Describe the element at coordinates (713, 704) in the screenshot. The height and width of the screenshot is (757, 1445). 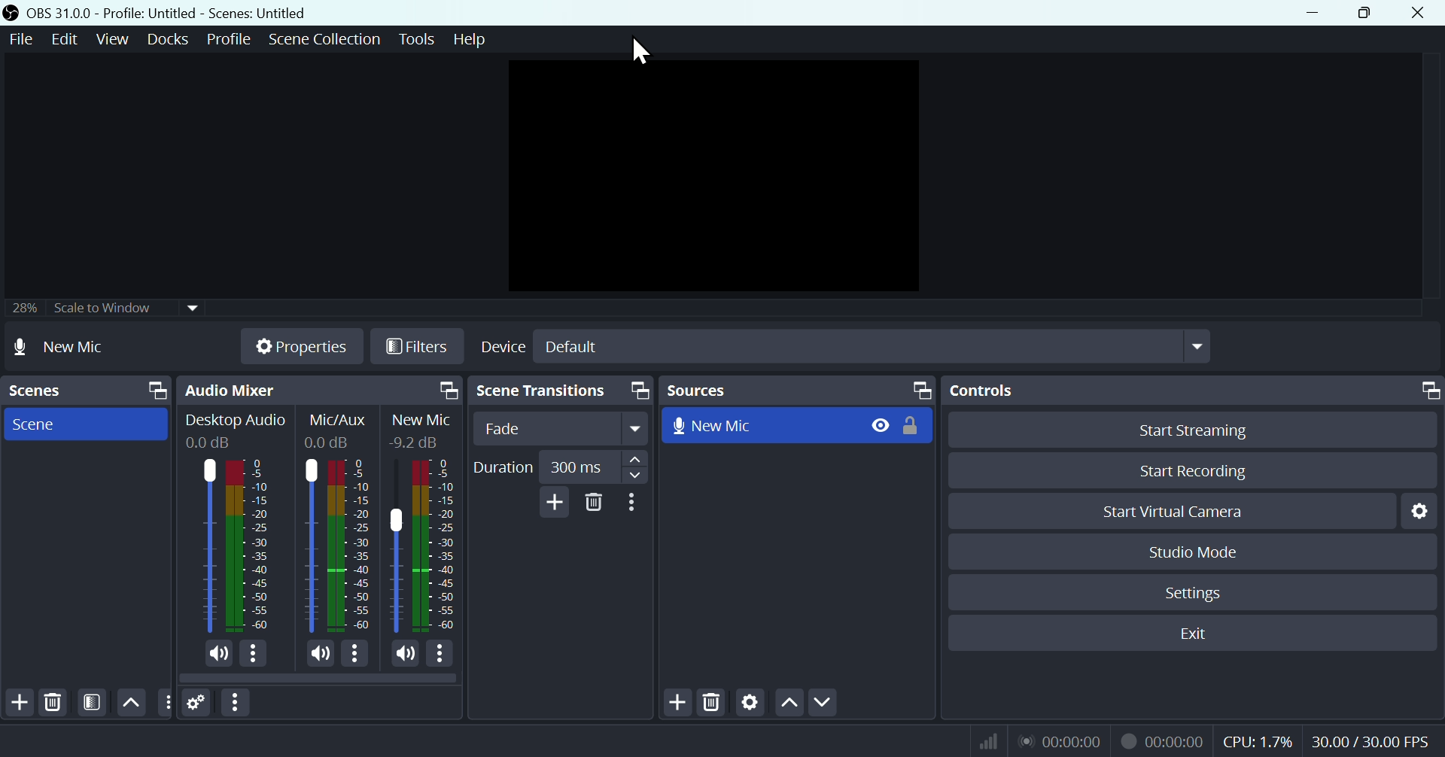
I see `Delete` at that location.